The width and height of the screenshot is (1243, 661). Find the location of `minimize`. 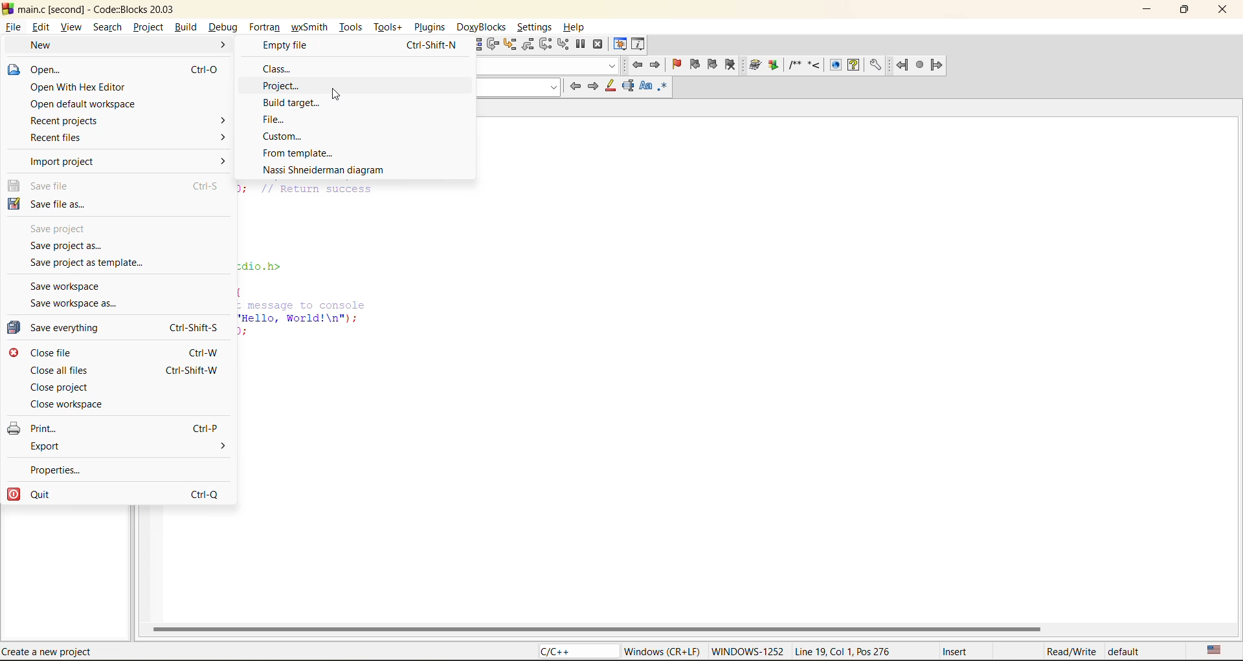

minimize is located at coordinates (1147, 10).